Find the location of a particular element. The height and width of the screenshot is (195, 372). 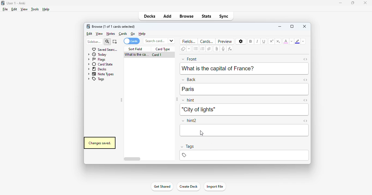

front is located at coordinates (190, 59).